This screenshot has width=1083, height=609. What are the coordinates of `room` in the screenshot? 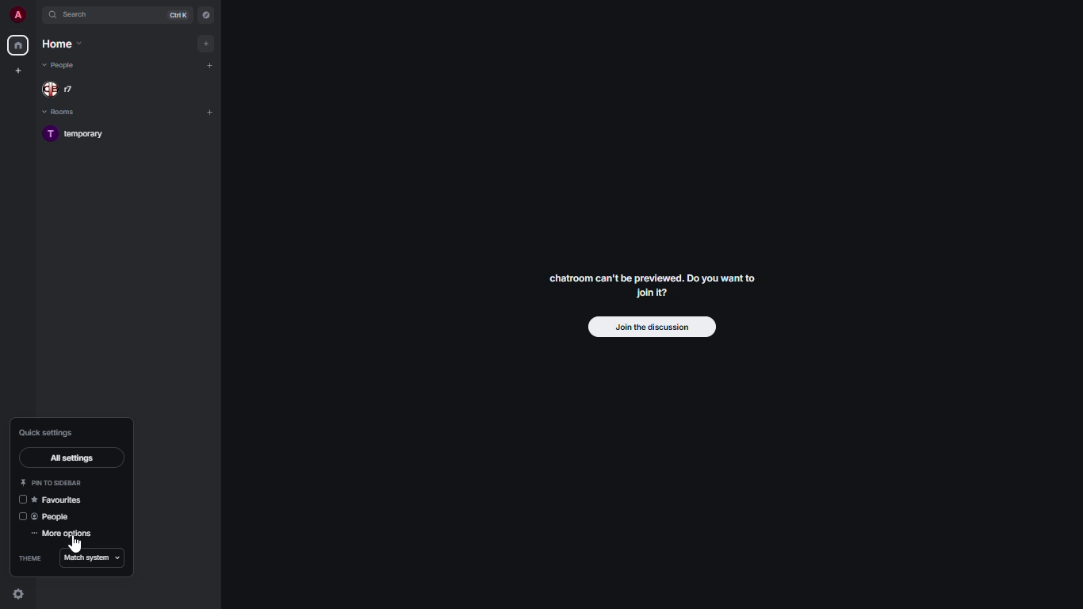 It's located at (82, 135).